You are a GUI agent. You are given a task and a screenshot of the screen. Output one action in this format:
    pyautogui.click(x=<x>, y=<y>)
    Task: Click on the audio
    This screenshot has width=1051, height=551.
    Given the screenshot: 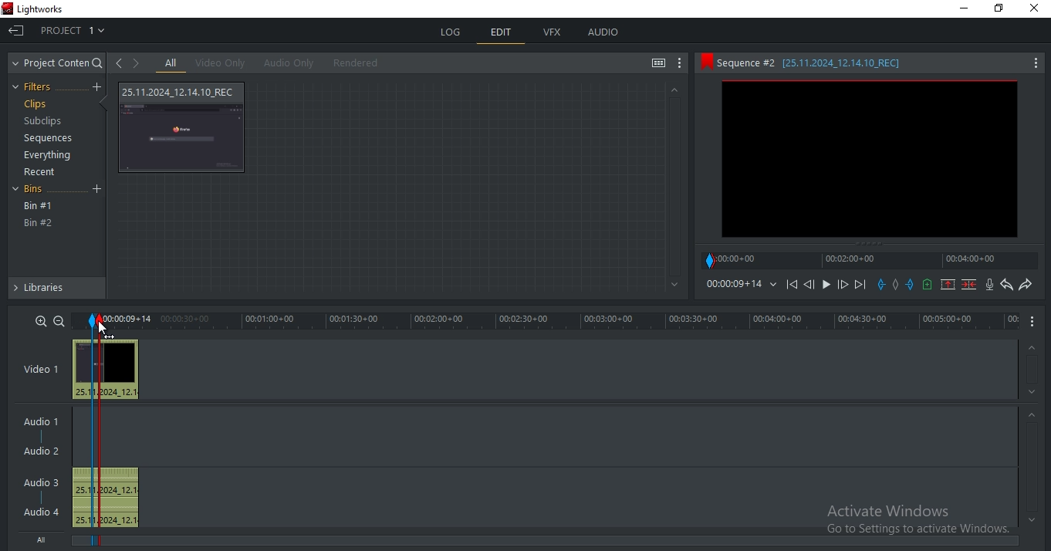 What is the action you would take?
    pyautogui.click(x=109, y=497)
    